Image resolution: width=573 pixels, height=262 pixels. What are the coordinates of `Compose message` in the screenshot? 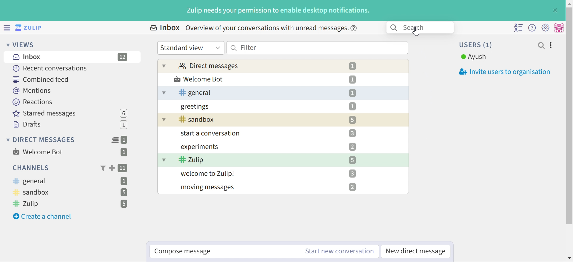 It's located at (184, 252).